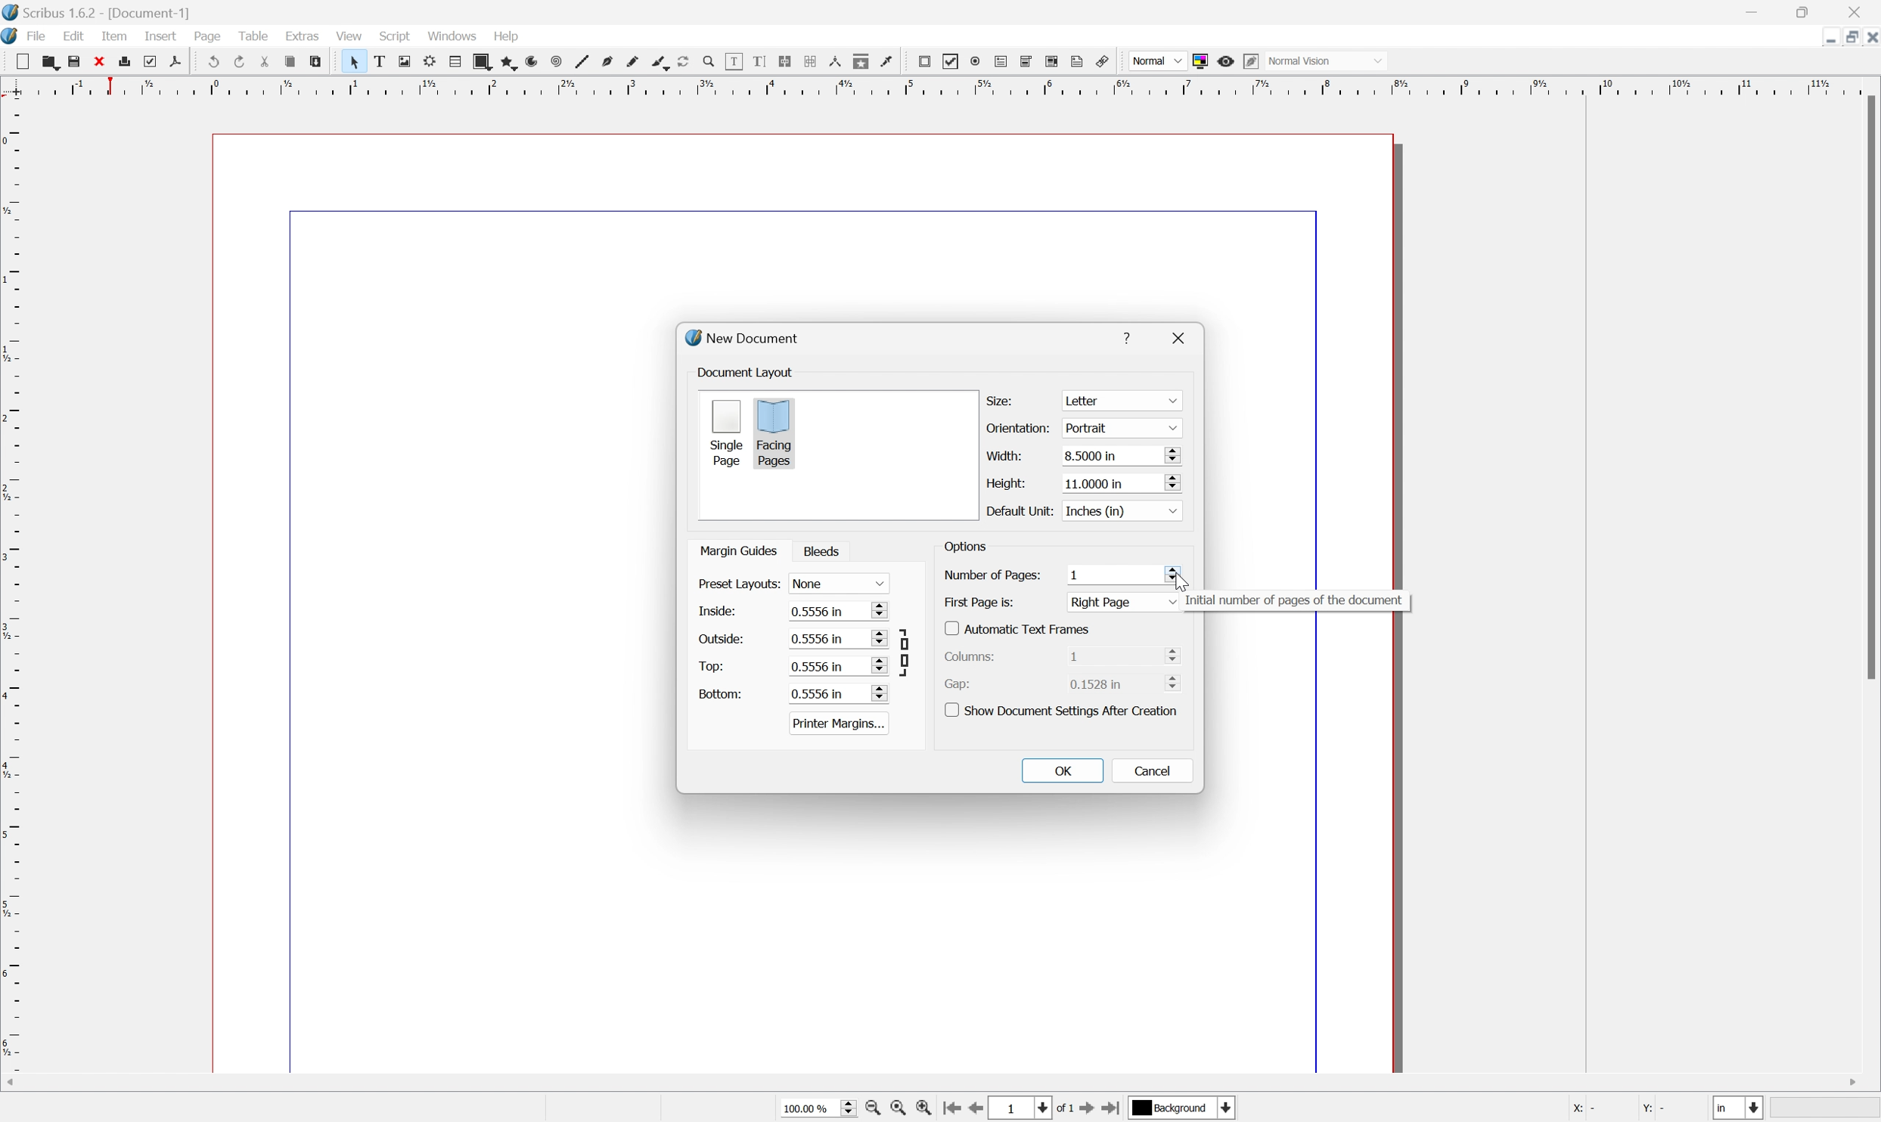  Describe the element at coordinates (1183, 1108) in the screenshot. I see `Background` at that location.